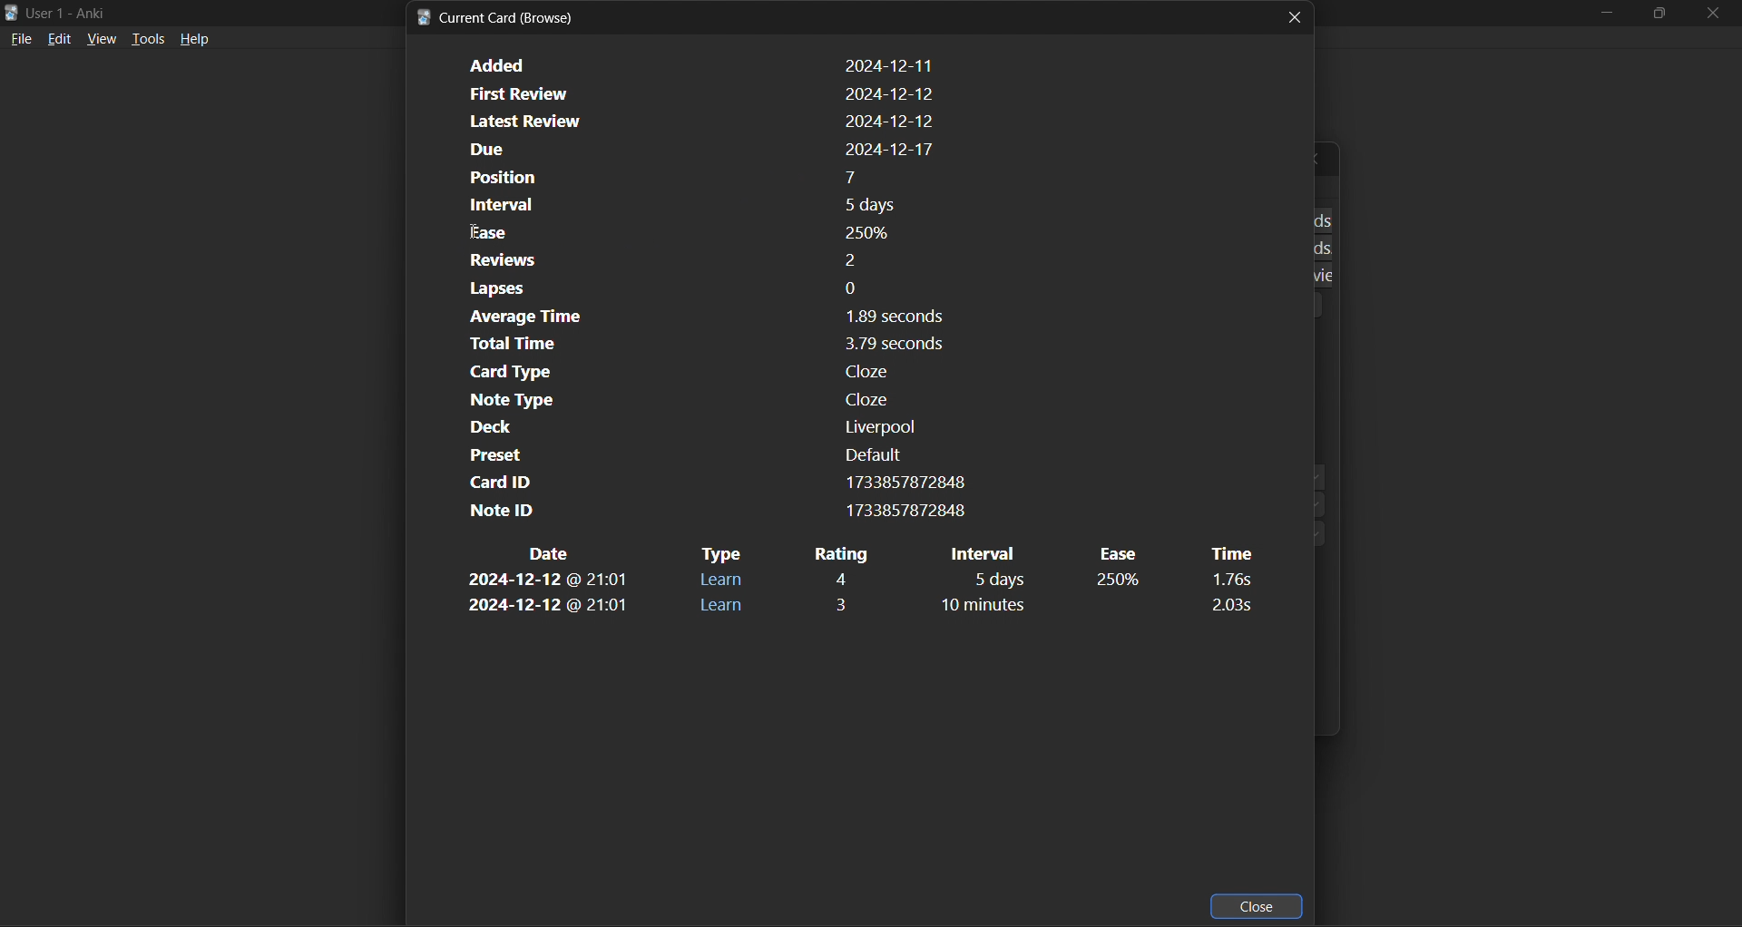  What do you see at coordinates (722, 606) in the screenshot?
I see `type` at bounding box center [722, 606].